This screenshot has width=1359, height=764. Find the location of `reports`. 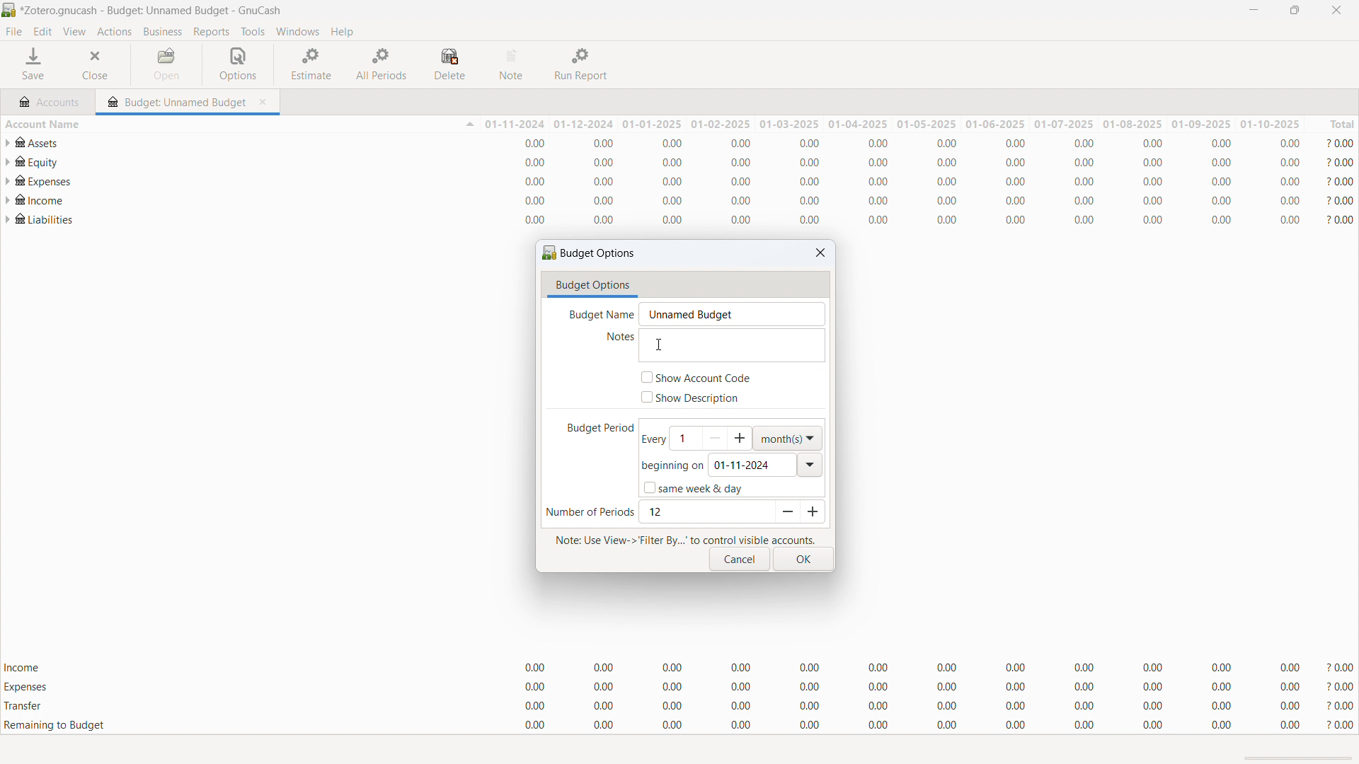

reports is located at coordinates (212, 32).